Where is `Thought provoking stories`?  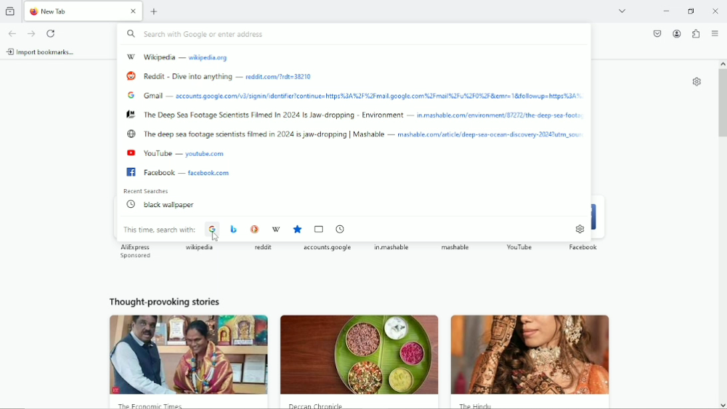
Thought provoking stories is located at coordinates (164, 302).